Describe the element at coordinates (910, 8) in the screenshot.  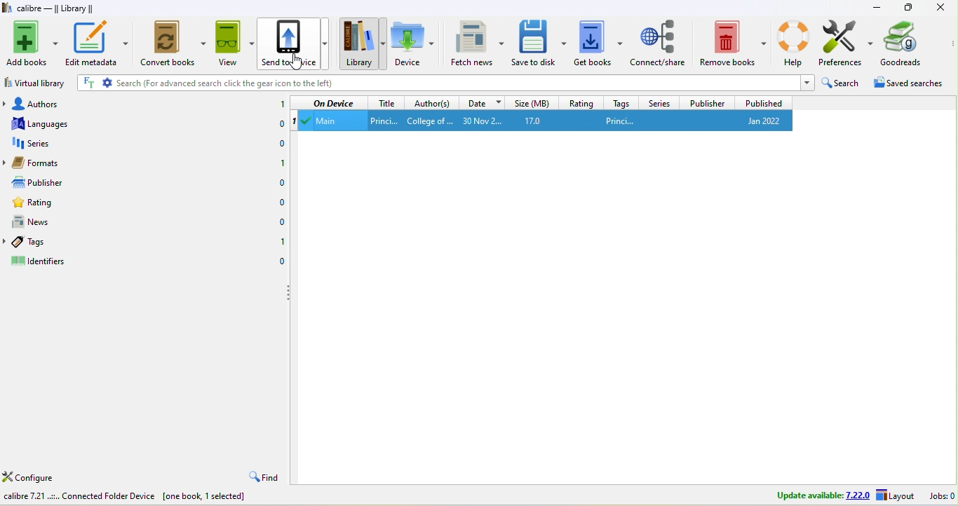
I see `maximize` at that location.